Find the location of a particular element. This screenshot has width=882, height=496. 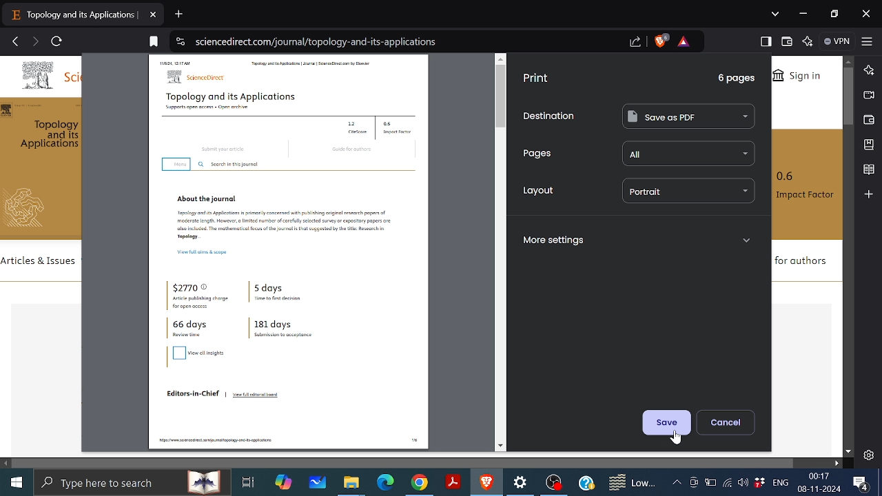

View full aims & scope is located at coordinates (208, 253).